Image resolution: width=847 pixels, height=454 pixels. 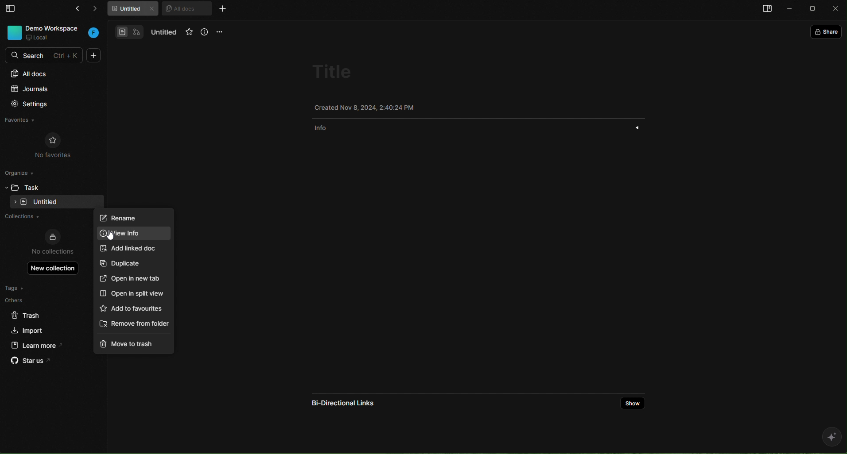 I want to click on untitled, so click(x=162, y=32).